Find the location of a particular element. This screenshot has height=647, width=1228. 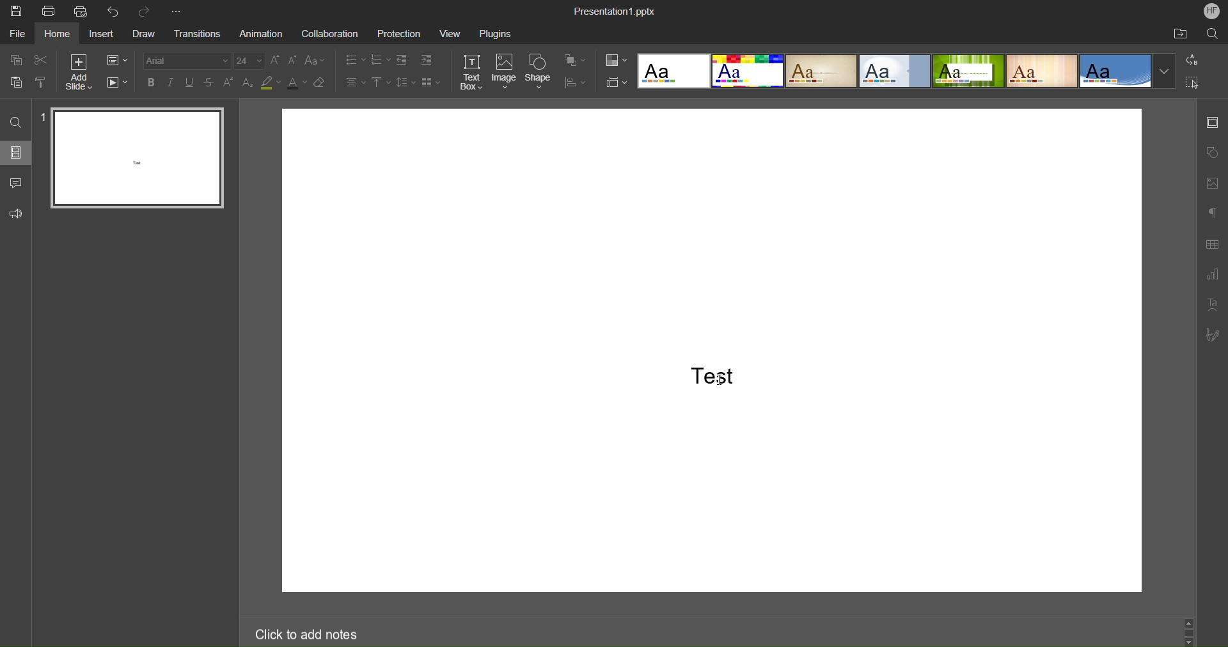

Text Case is located at coordinates (316, 60).